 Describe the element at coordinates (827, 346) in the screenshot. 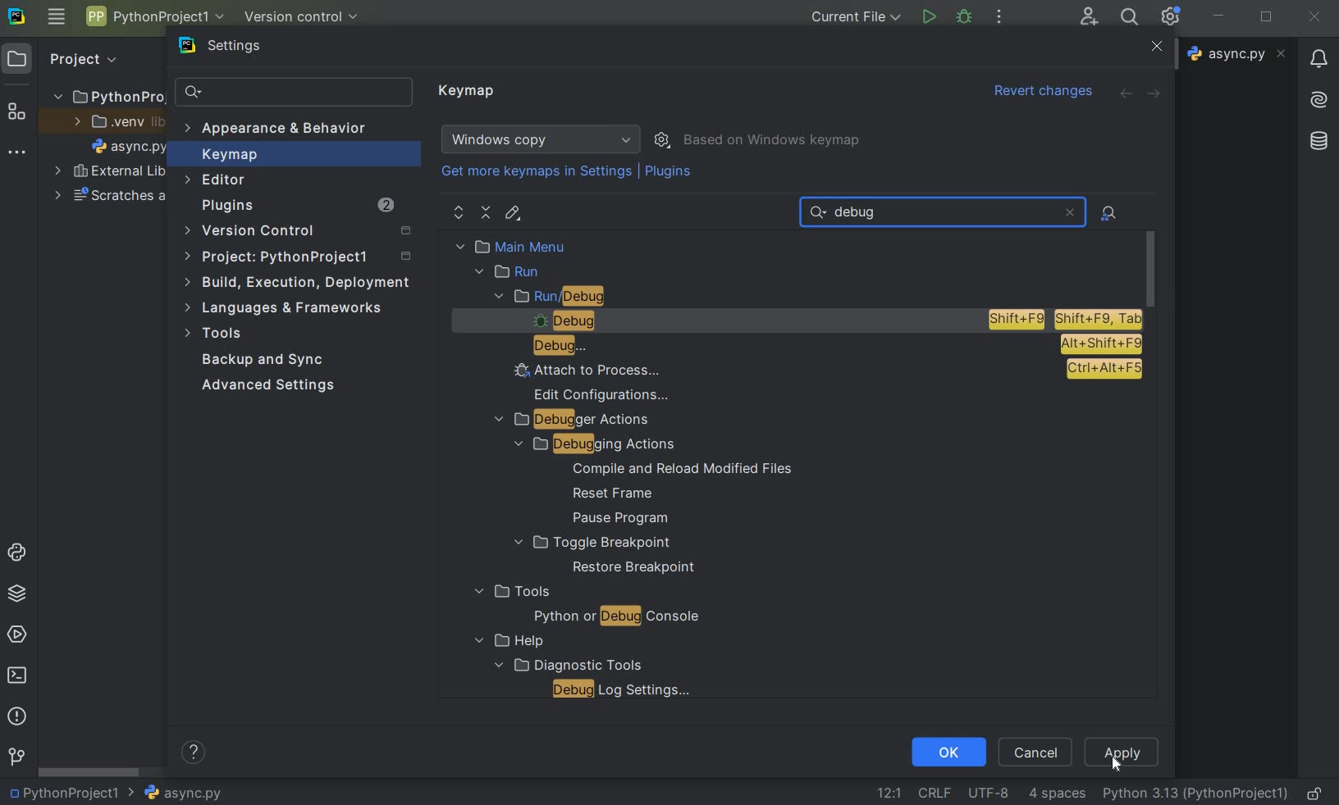

I see `debug` at that location.